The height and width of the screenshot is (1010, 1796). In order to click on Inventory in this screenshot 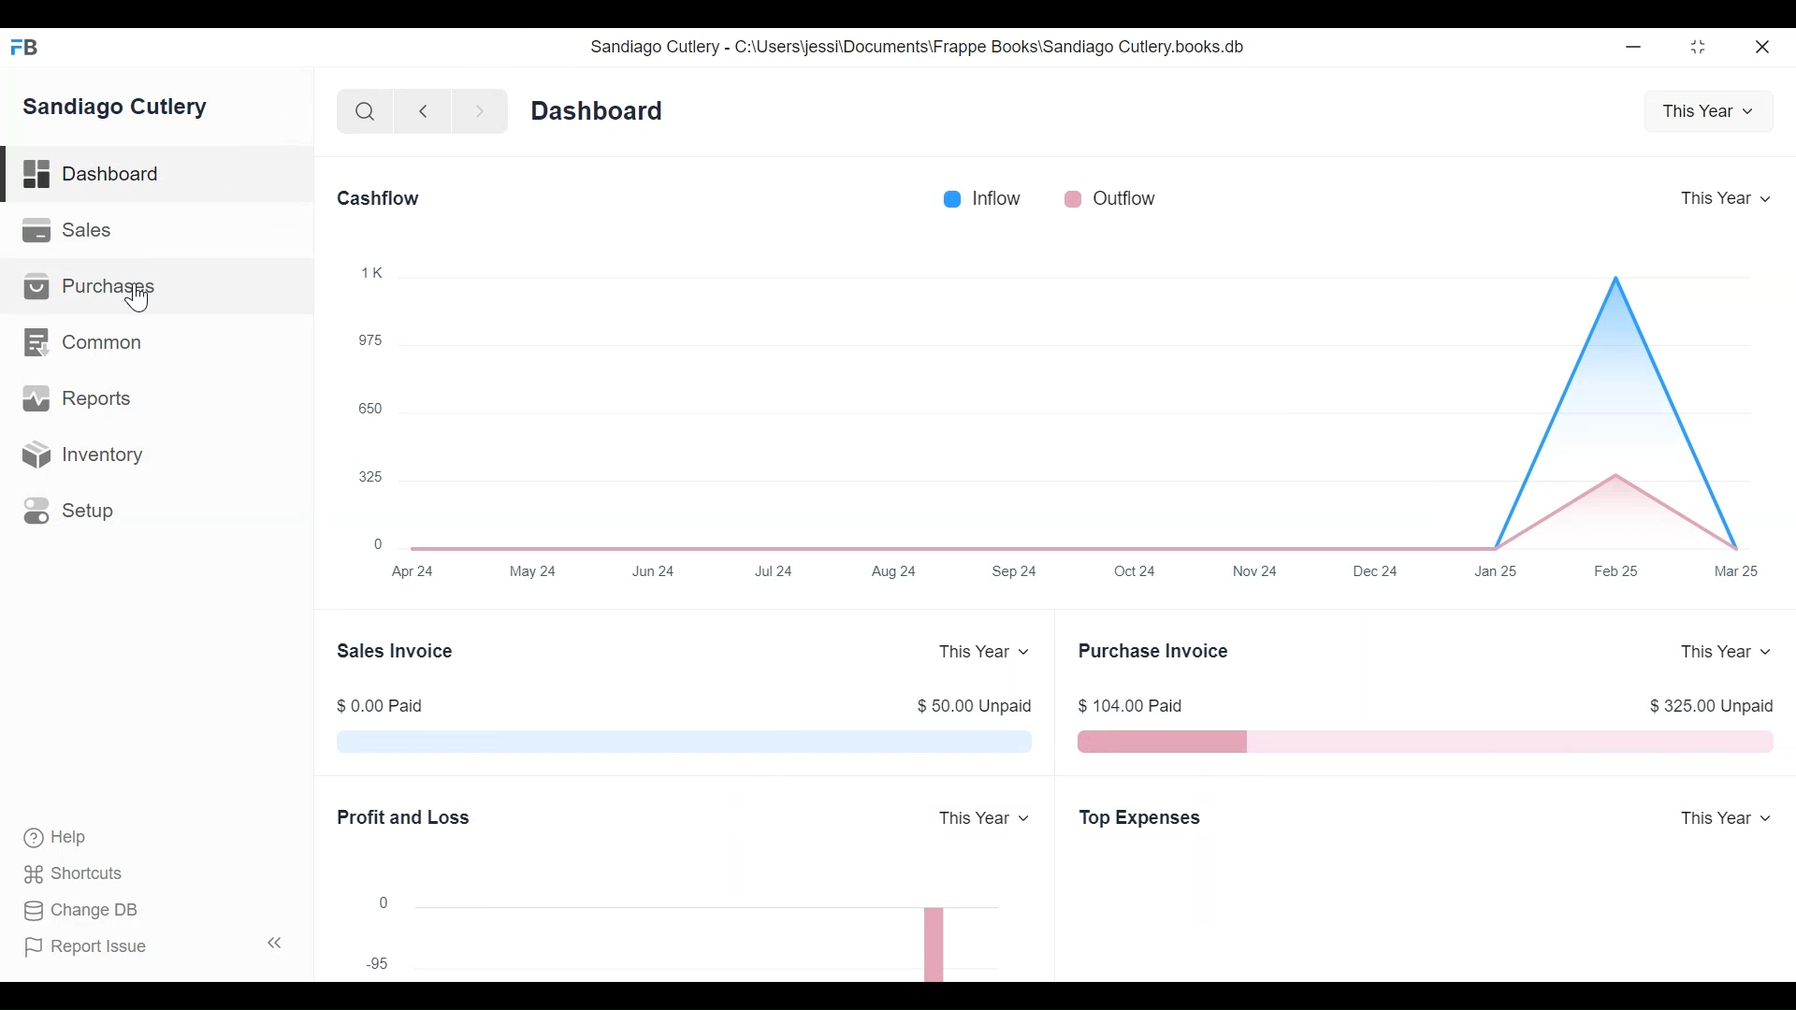, I will do `click(94, 459)`.